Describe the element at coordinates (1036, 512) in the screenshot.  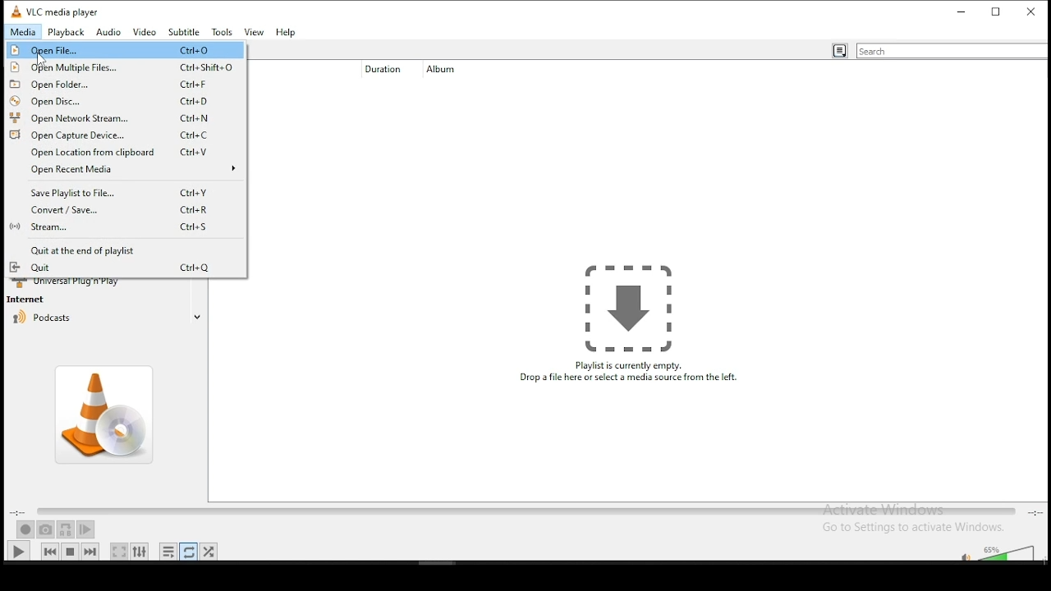
I see `total/remaining time` at that location.